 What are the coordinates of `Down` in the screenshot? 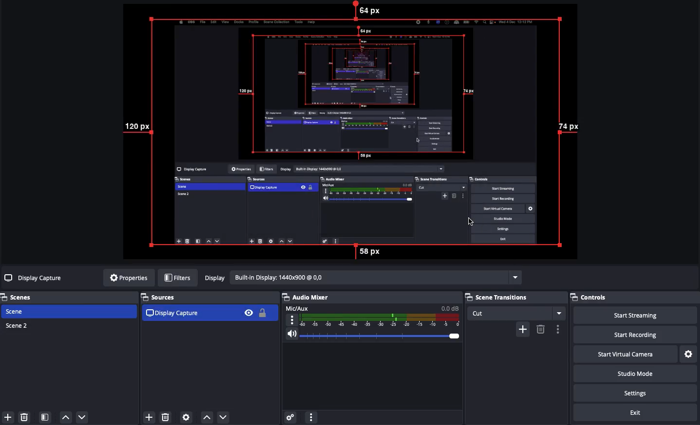 It's located at (224, 416).